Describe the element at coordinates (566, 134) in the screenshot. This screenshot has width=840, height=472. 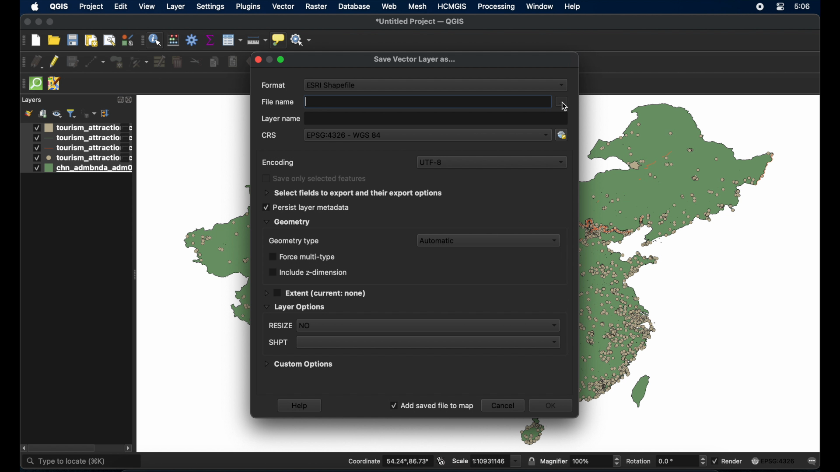
I see `select crs` at that location.